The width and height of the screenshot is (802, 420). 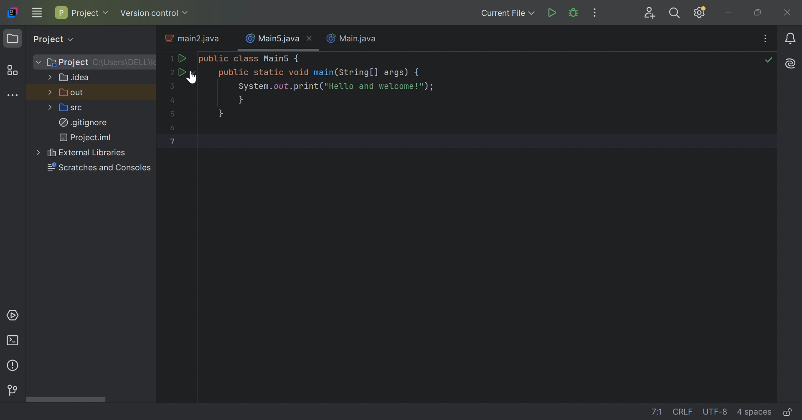 What do you see at coordinates (12, 94) in the screenshot?
I see `More tool windows` at bounding box center [12, 94].